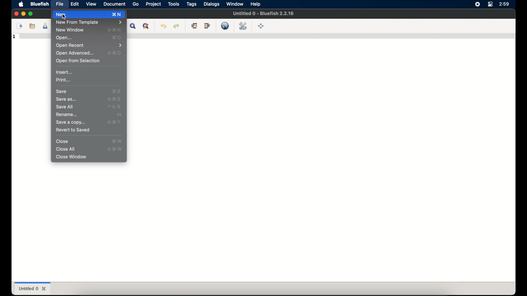  What do you see at coordinates (114, 107) in the screenshot?
I see `save all shortcut` at bounding box center [114, 107].